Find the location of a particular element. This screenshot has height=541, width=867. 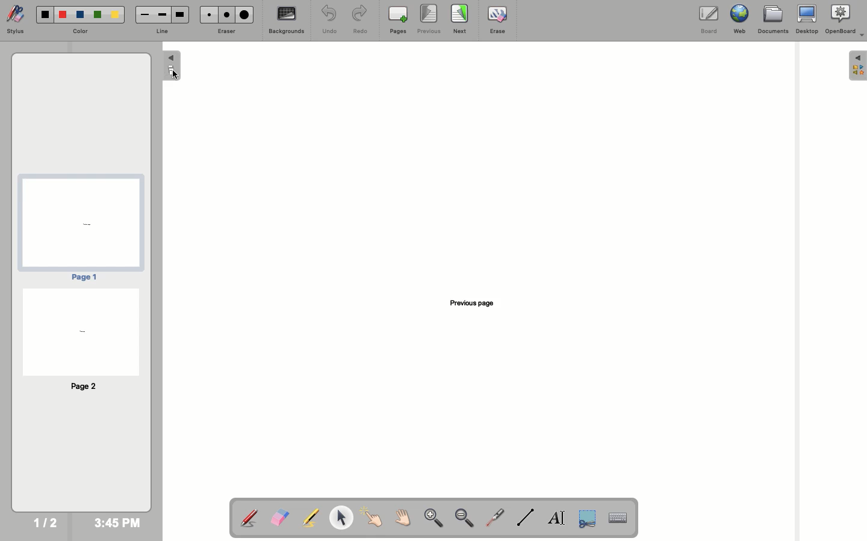

Large eraser is located at coordinates (244, 14).